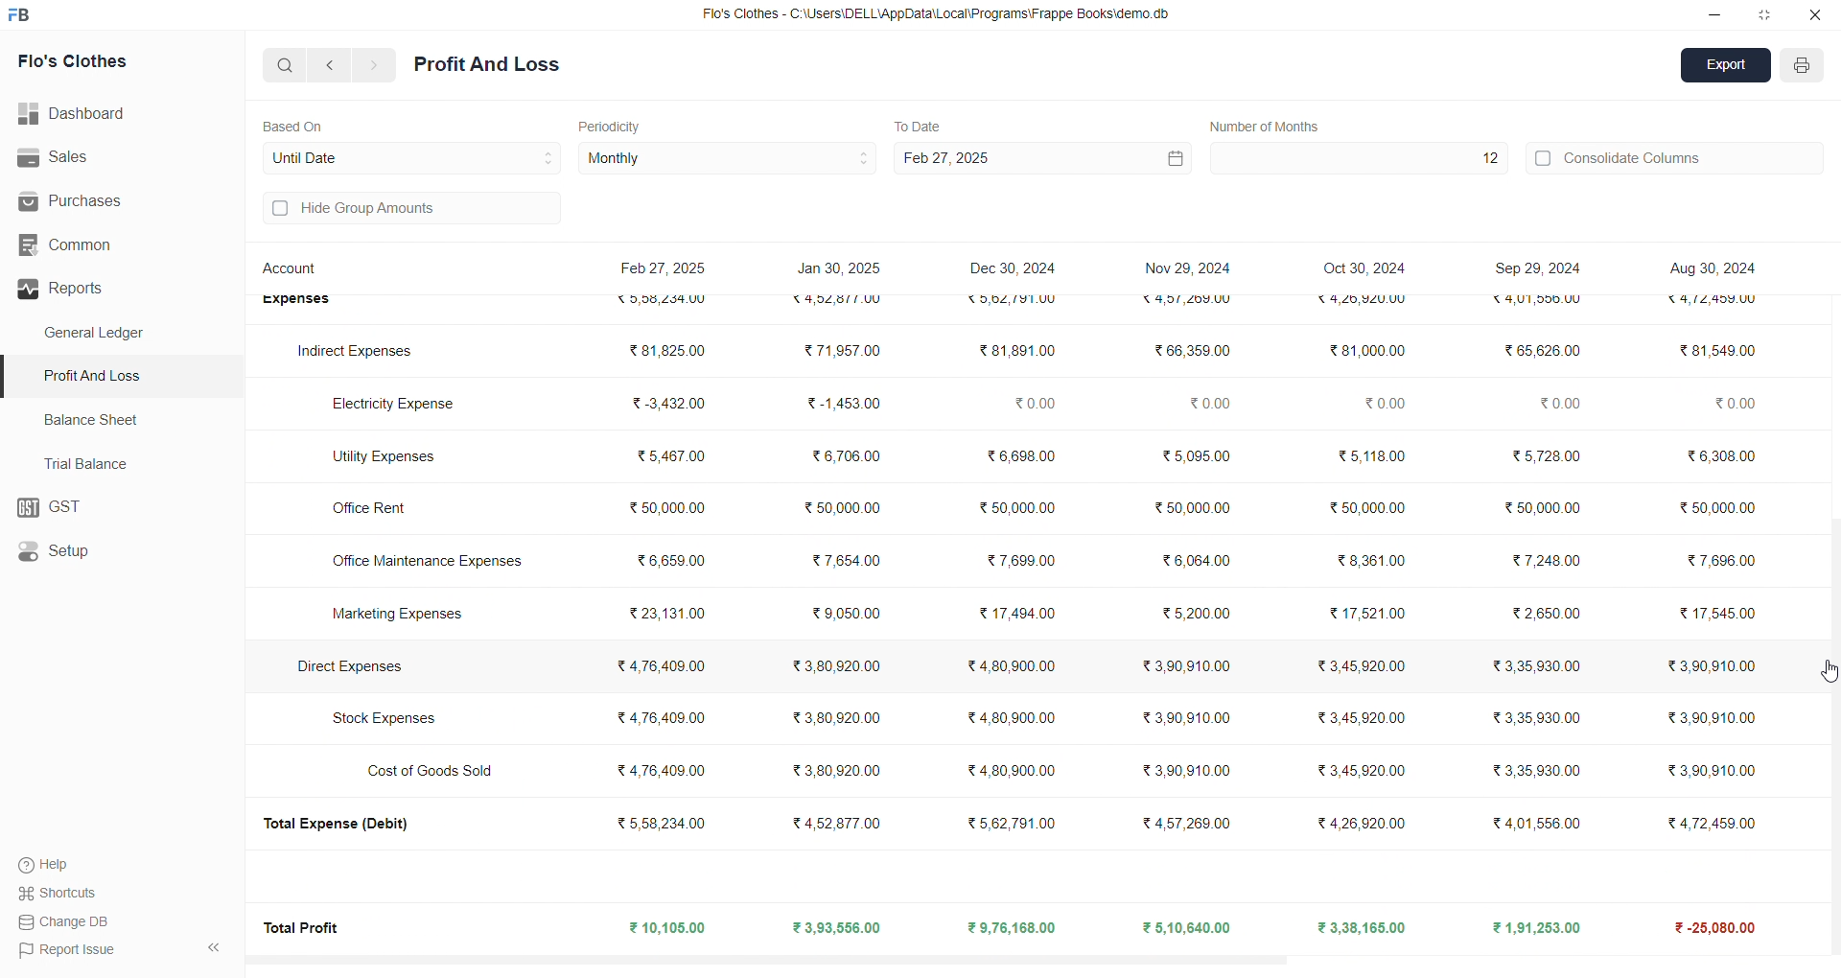 The image size is (1841, 978). What do you see at coordinates (671, 929) in the screenshot?
I see `₹10,105.00` at bounding box center [671, 929].